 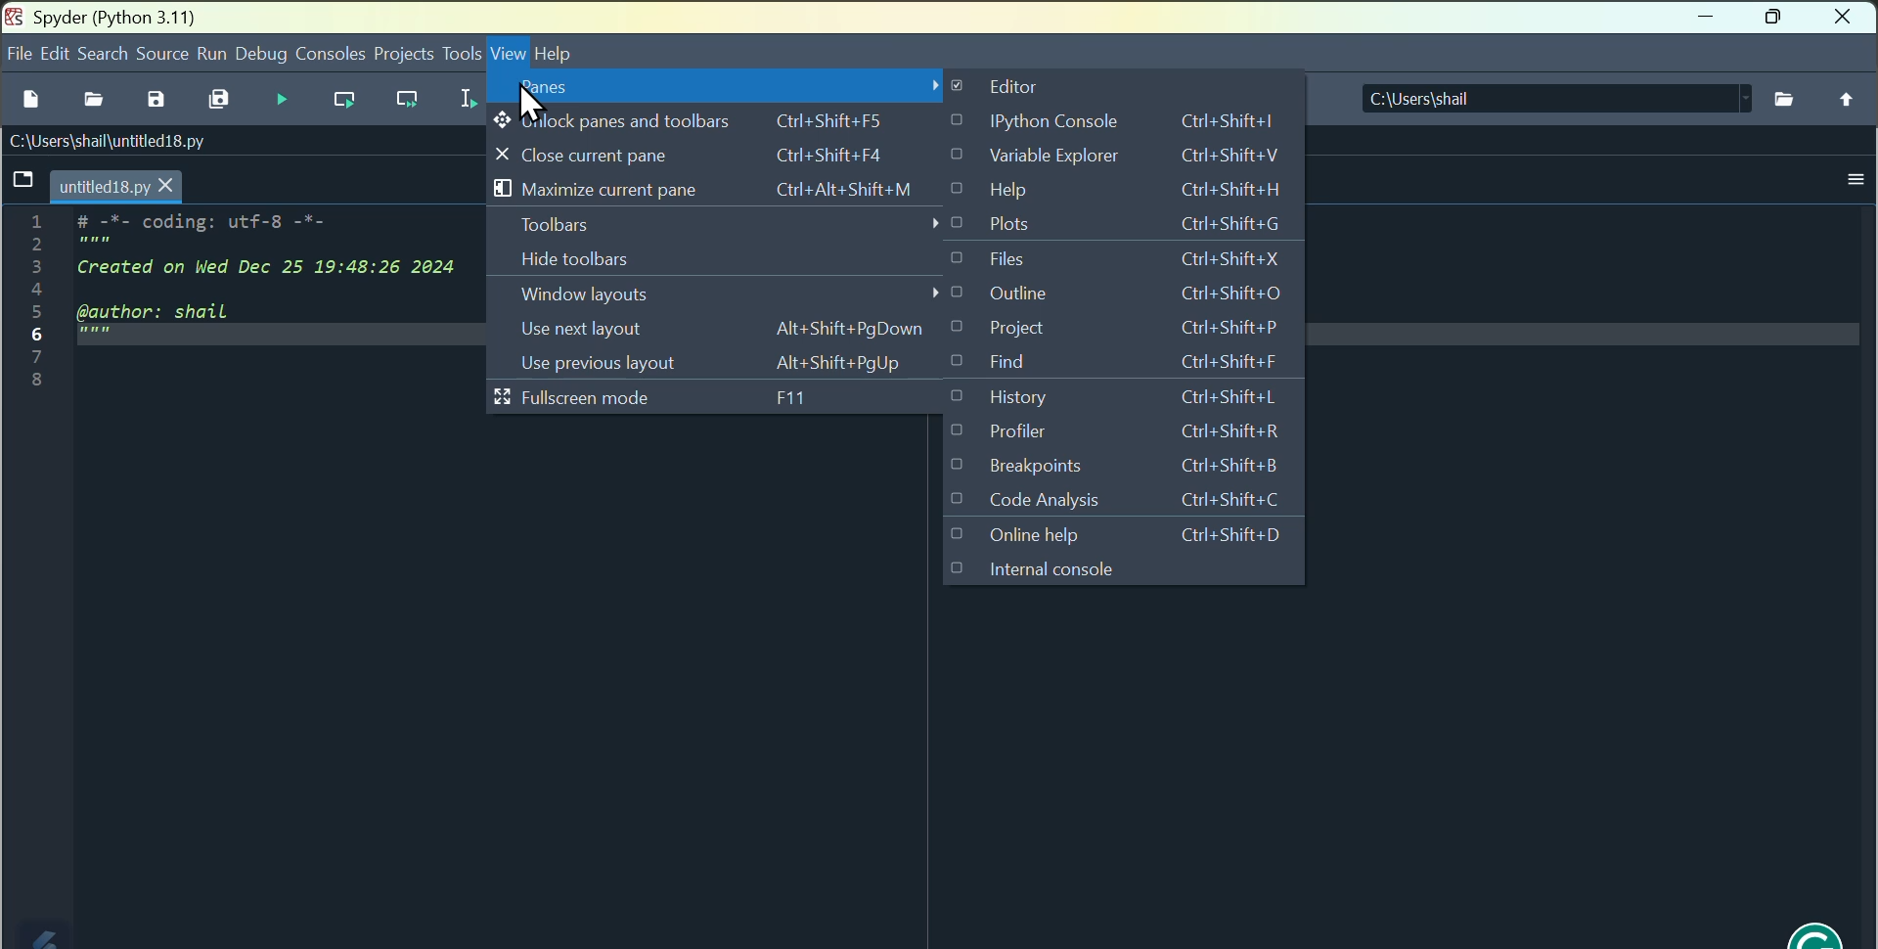 I want to click on Profiler, so click(x=1118, y=434).